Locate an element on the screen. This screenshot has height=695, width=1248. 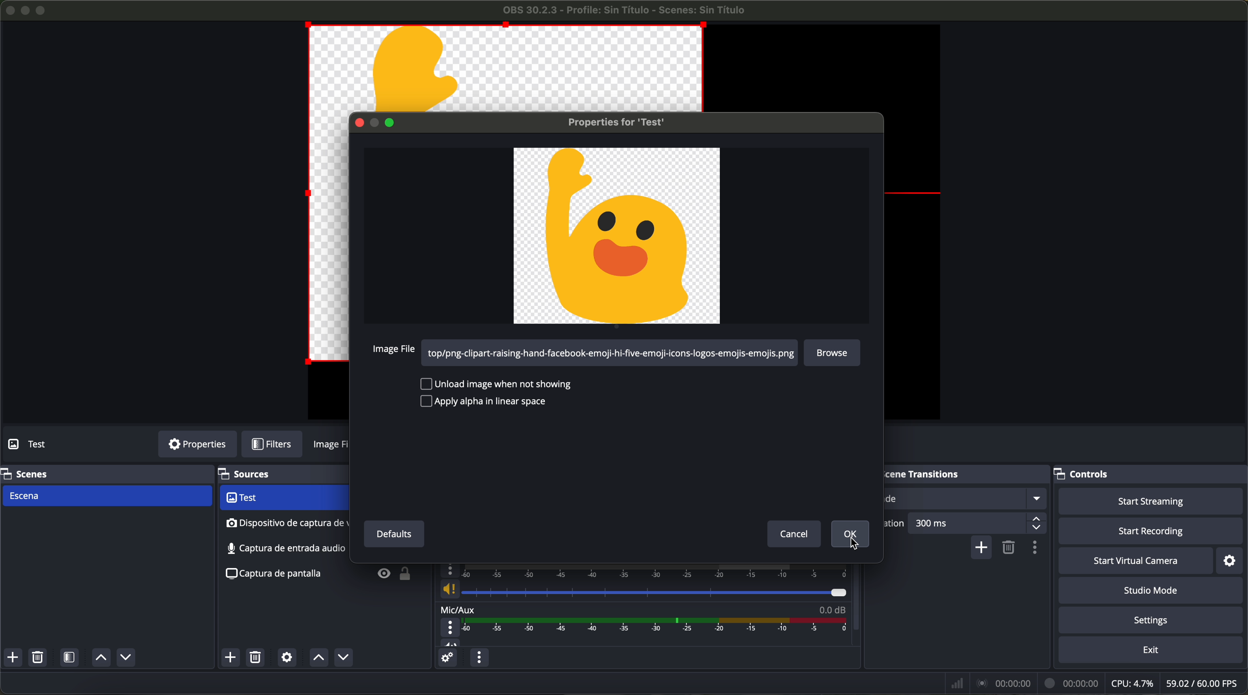
scene is located at coordinates (106, 496).